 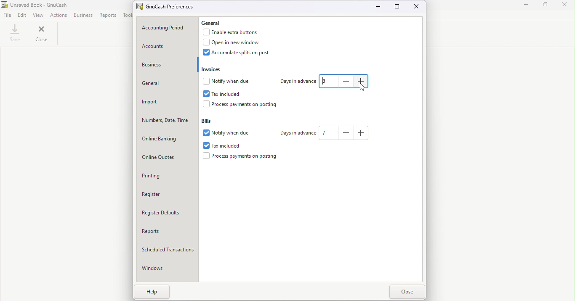 What do you see at coordinates (327, 133) in the screenshot?
I see `how many days in the future to warn about bills coming due` at bounding box center [327, 133].